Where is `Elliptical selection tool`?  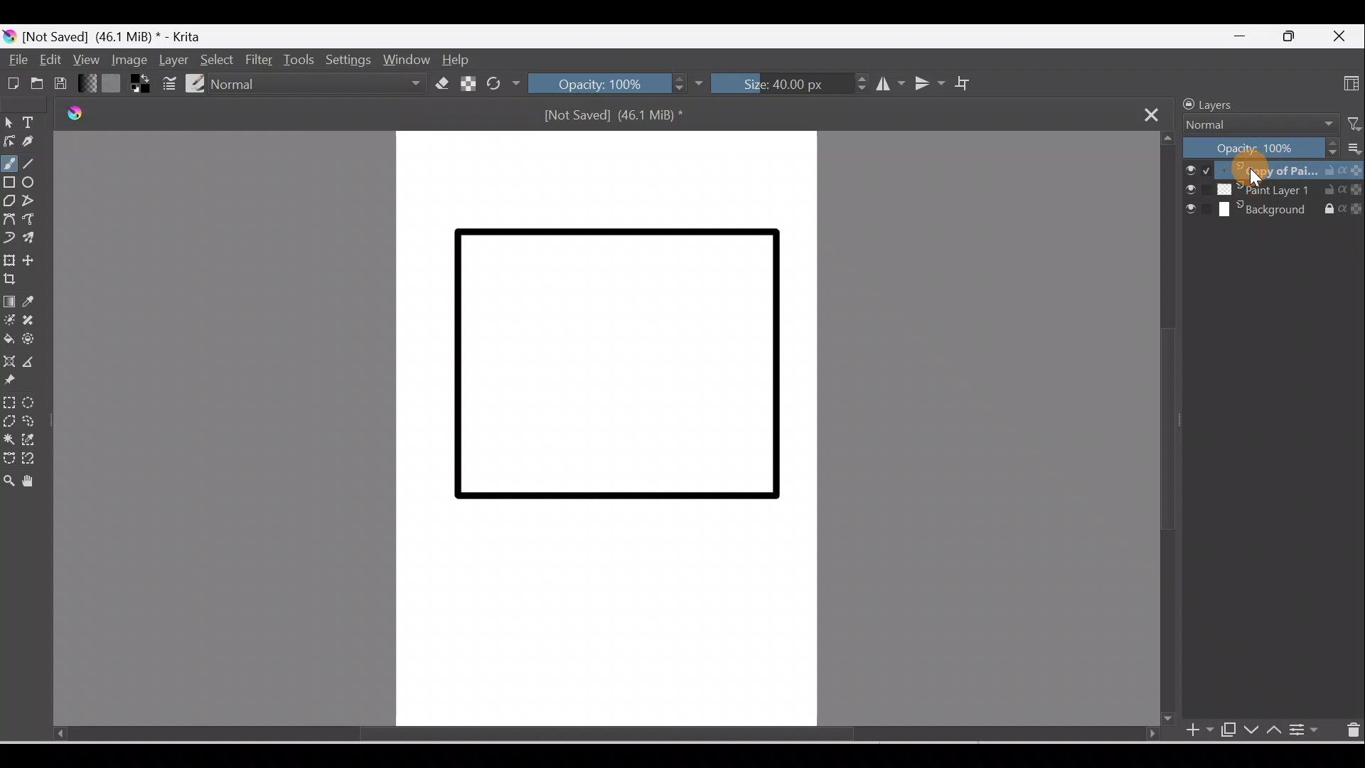
Elliptical selection tool is located at coordinates (32, 402).